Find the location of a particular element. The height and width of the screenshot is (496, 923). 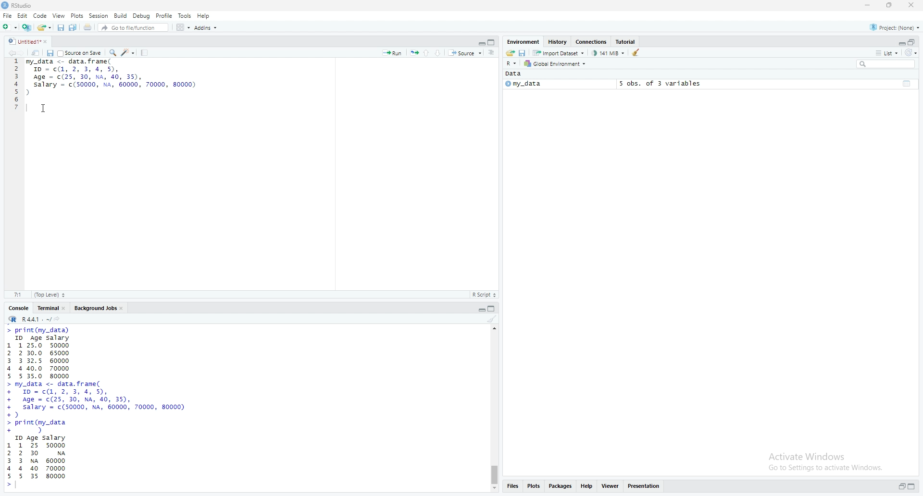

5 obs, of 3 variables is located at coordinates (656, 83).